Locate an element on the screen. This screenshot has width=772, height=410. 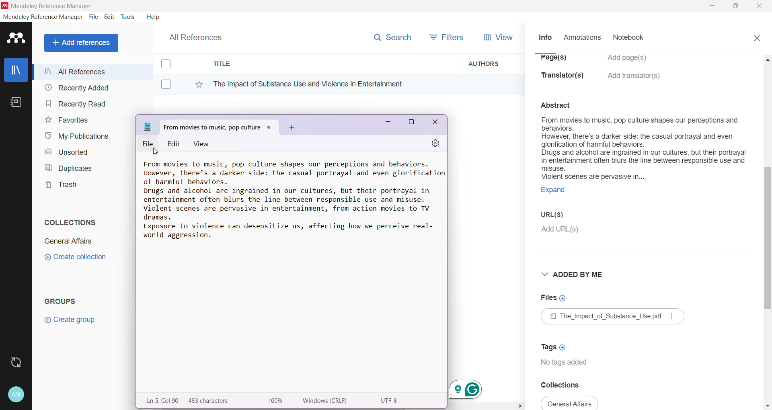
Tags available for the document is located at coordinates (566, 363).